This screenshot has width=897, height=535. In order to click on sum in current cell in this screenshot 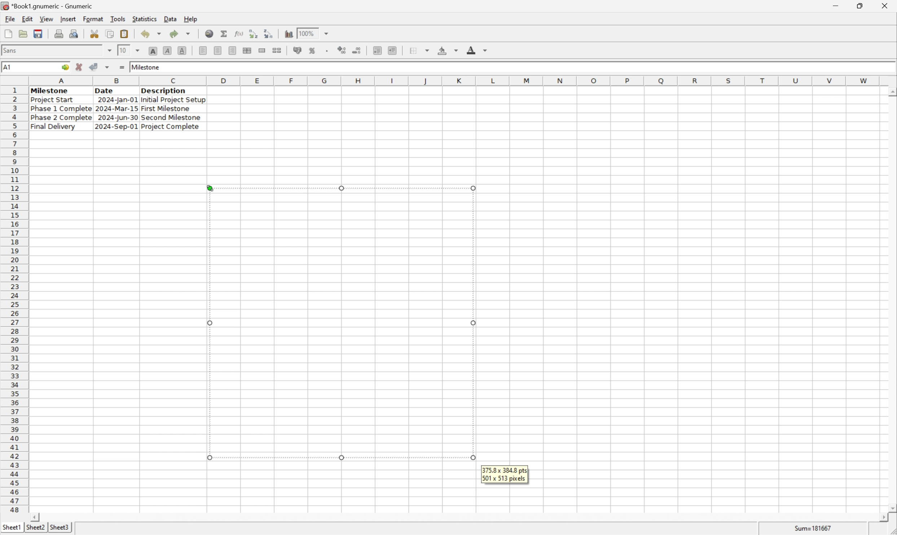, I will do `click(225, 34)`.